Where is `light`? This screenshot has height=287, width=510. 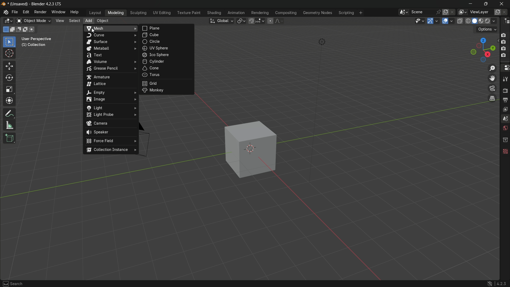 light is located at coordinates (323, 41).